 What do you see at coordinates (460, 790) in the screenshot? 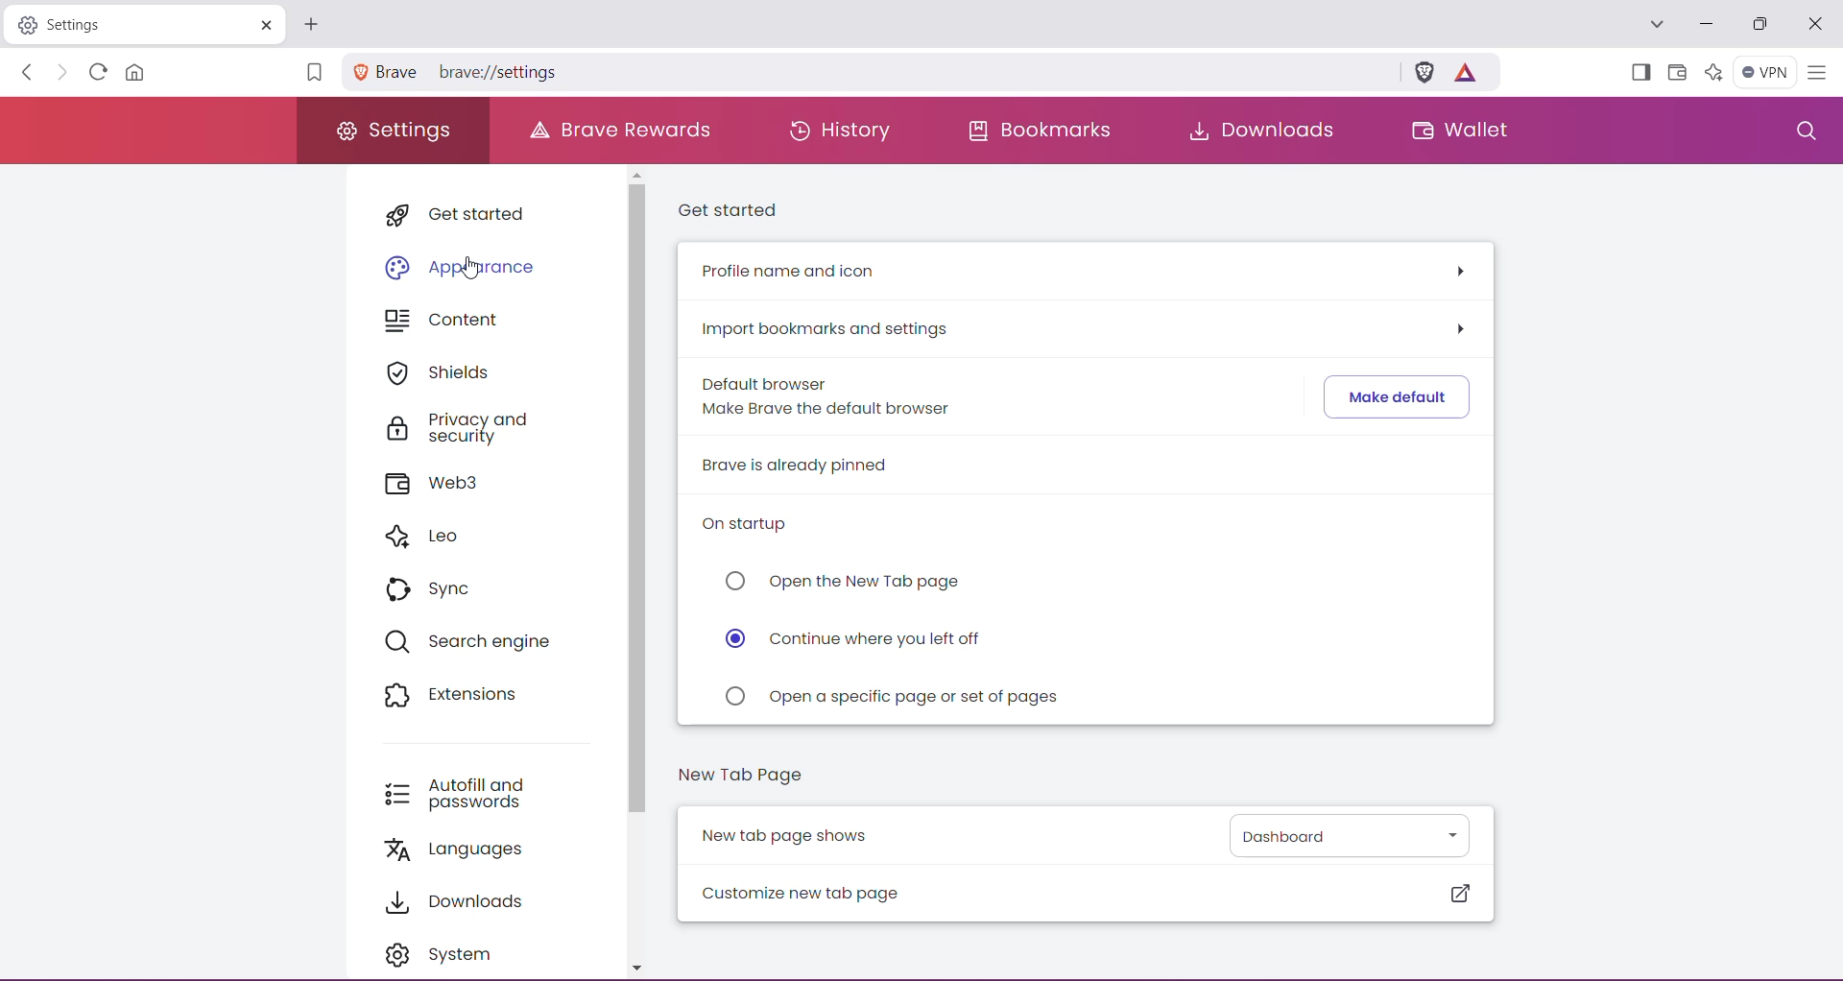
I see `Autofill and passwords` at bounding box center [460, 790].